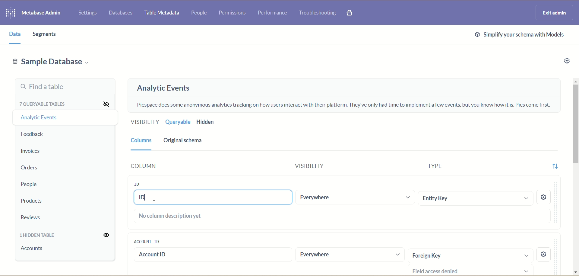 The height and width of the screenshot is (276, 579). I want to click on Hide all, so click(103, 103).